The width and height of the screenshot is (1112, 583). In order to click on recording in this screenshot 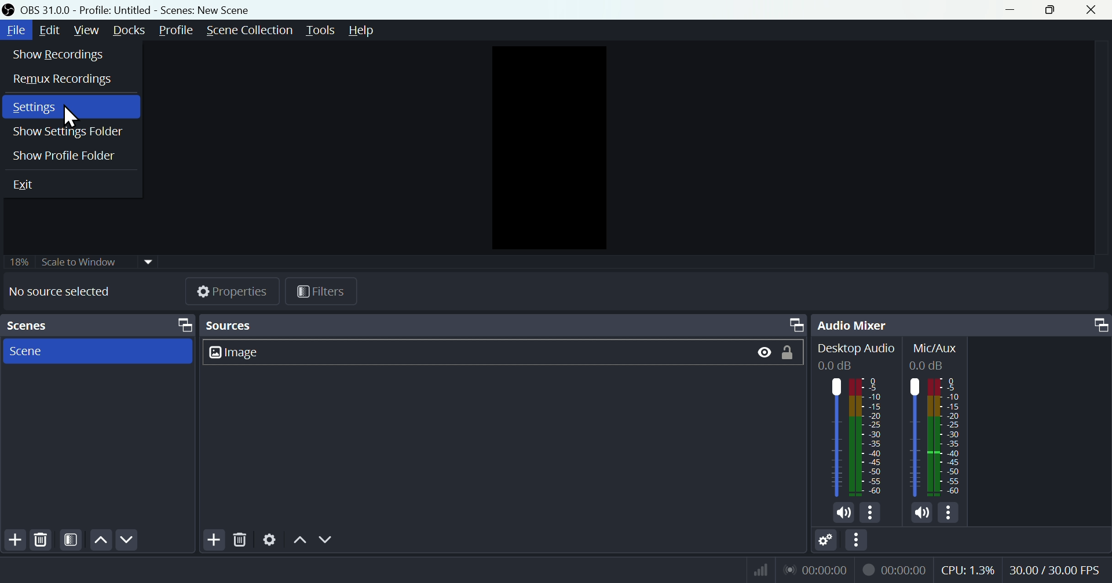, I will do `click(895, 570)`.